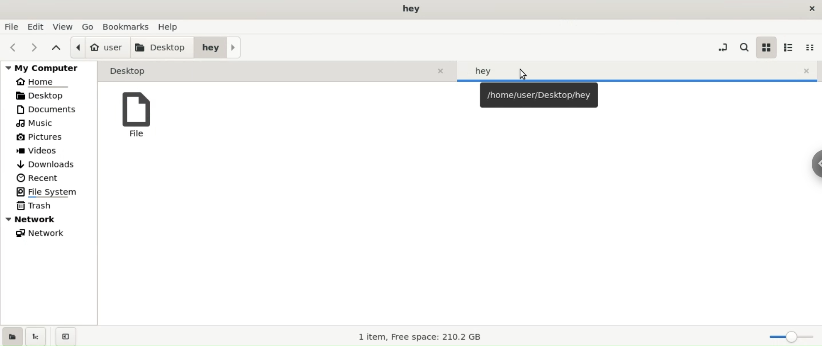 The height and width of the screenshot is (346, 822). I want to click on view, so click(62, 26).